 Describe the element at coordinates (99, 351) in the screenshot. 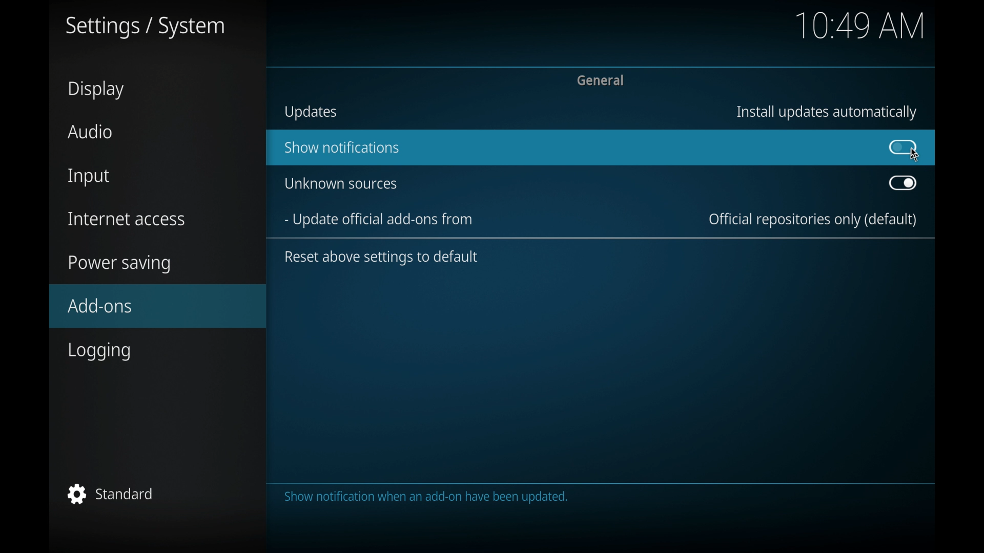

I see `logging` at that location.